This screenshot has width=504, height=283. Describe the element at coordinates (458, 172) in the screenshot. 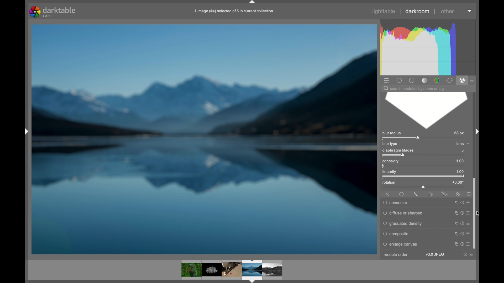

I see `1.00` at that location.